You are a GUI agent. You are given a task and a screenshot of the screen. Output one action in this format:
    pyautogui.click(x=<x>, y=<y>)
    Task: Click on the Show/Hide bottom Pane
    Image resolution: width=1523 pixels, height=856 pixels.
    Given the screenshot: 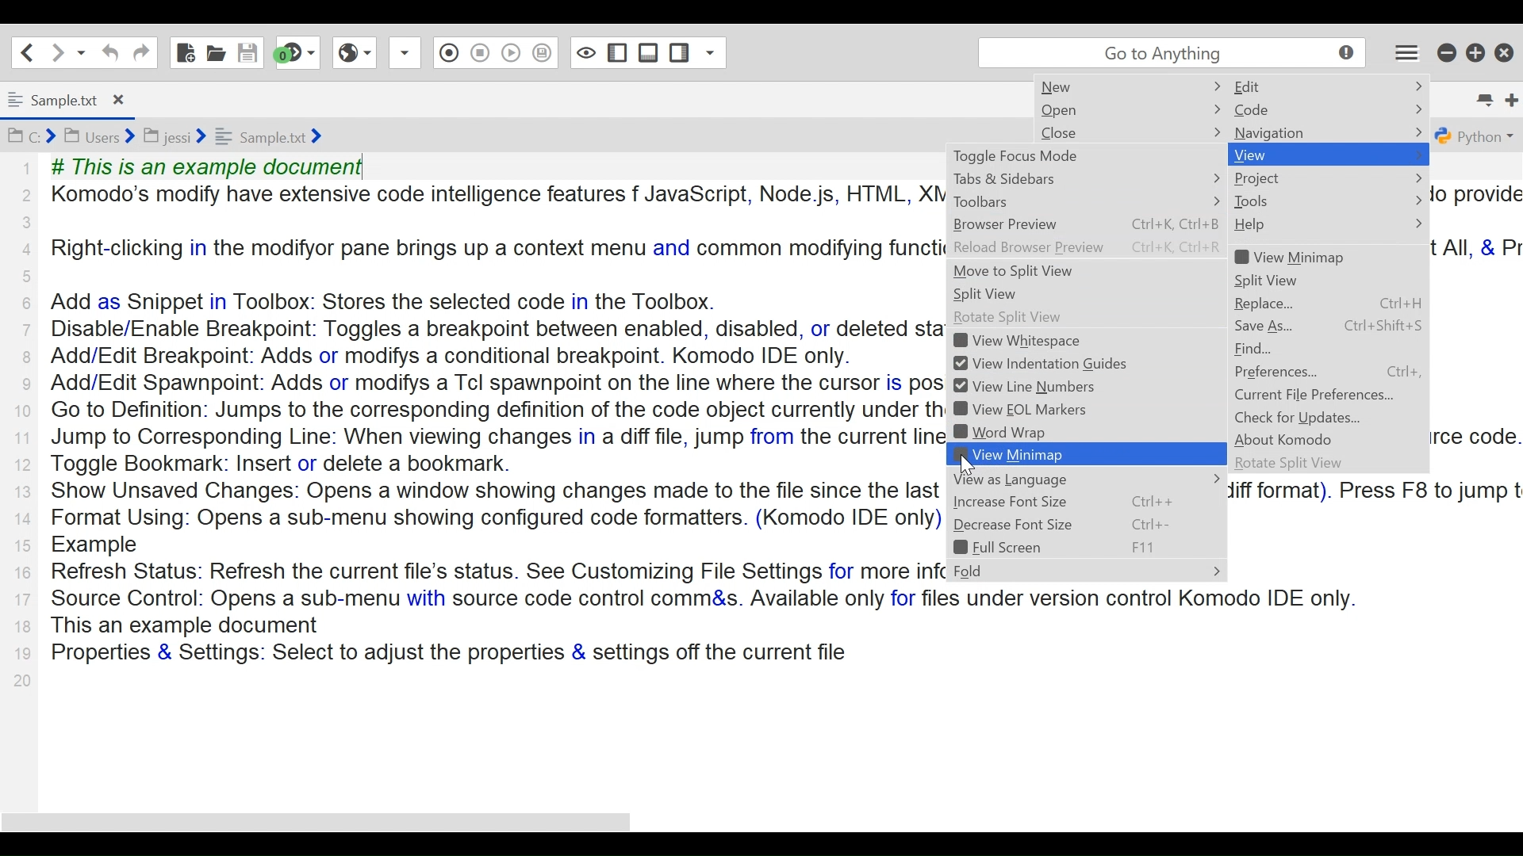 What is the action you would take?
    pyautogui.click(x=616, y=52)
    